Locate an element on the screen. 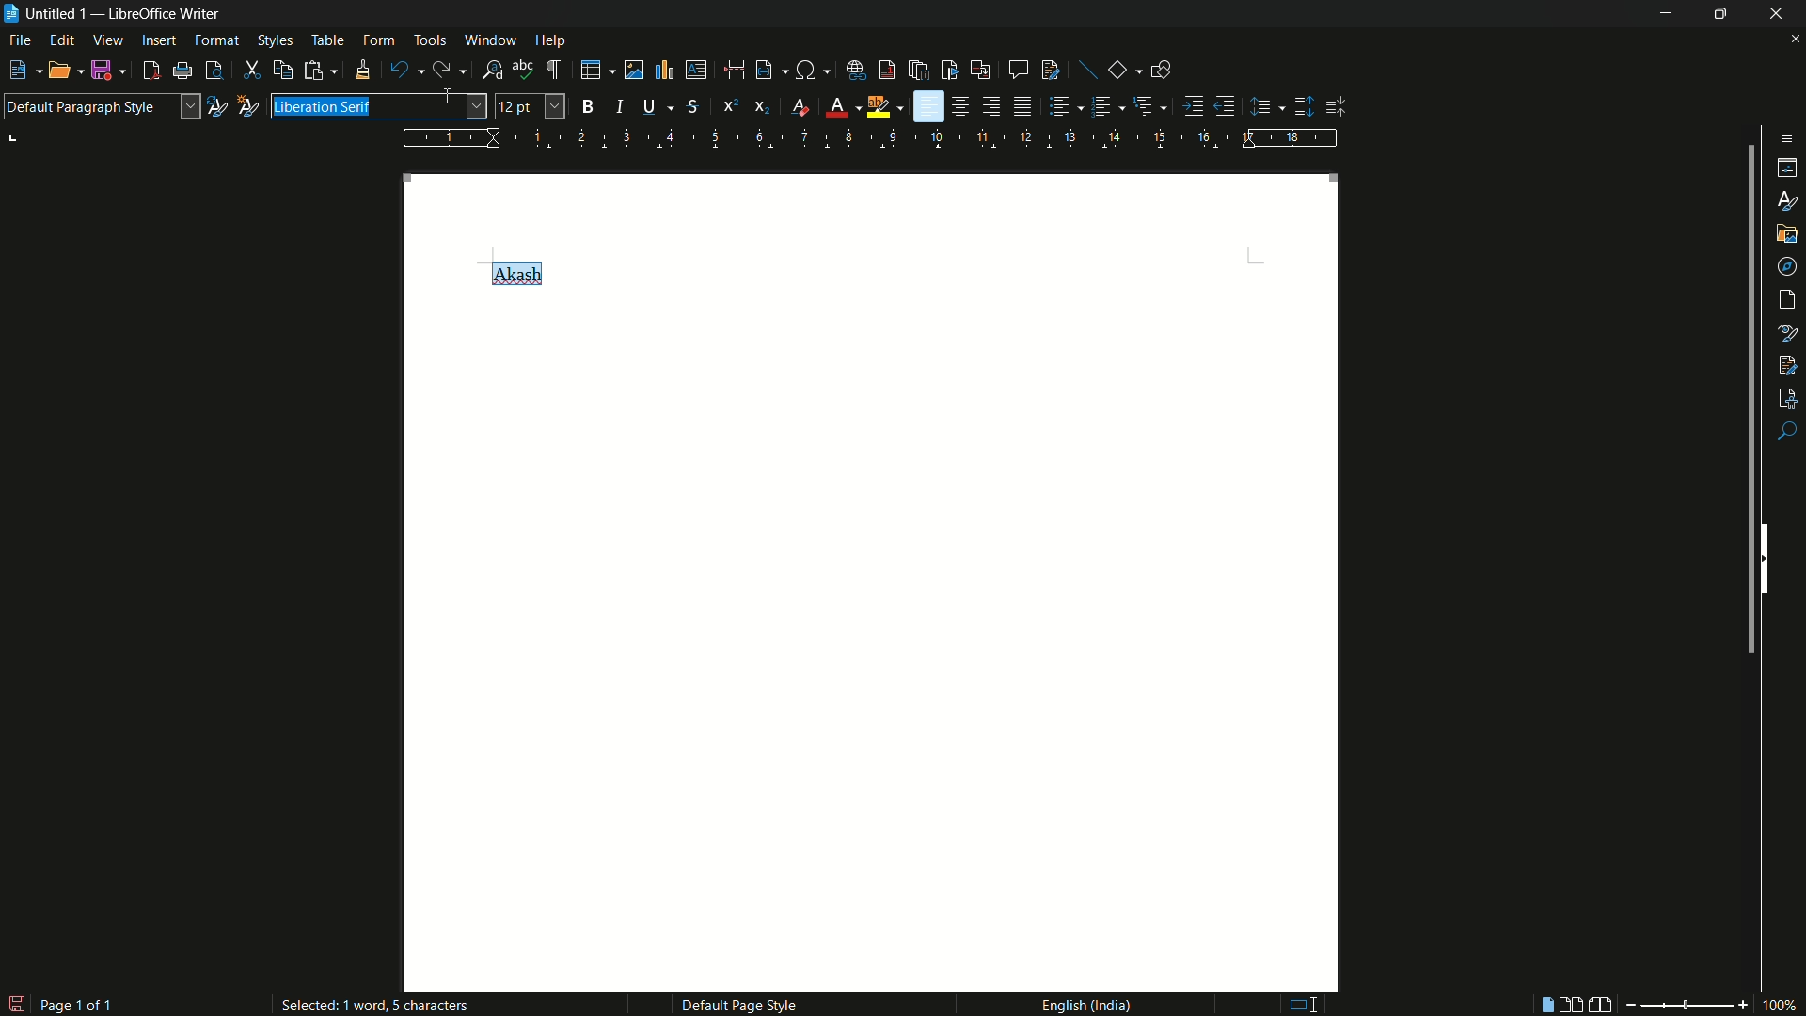 Image resolution: width=1806 pixels, height=1016 pixels. align right is located at coordinates (990, 106).